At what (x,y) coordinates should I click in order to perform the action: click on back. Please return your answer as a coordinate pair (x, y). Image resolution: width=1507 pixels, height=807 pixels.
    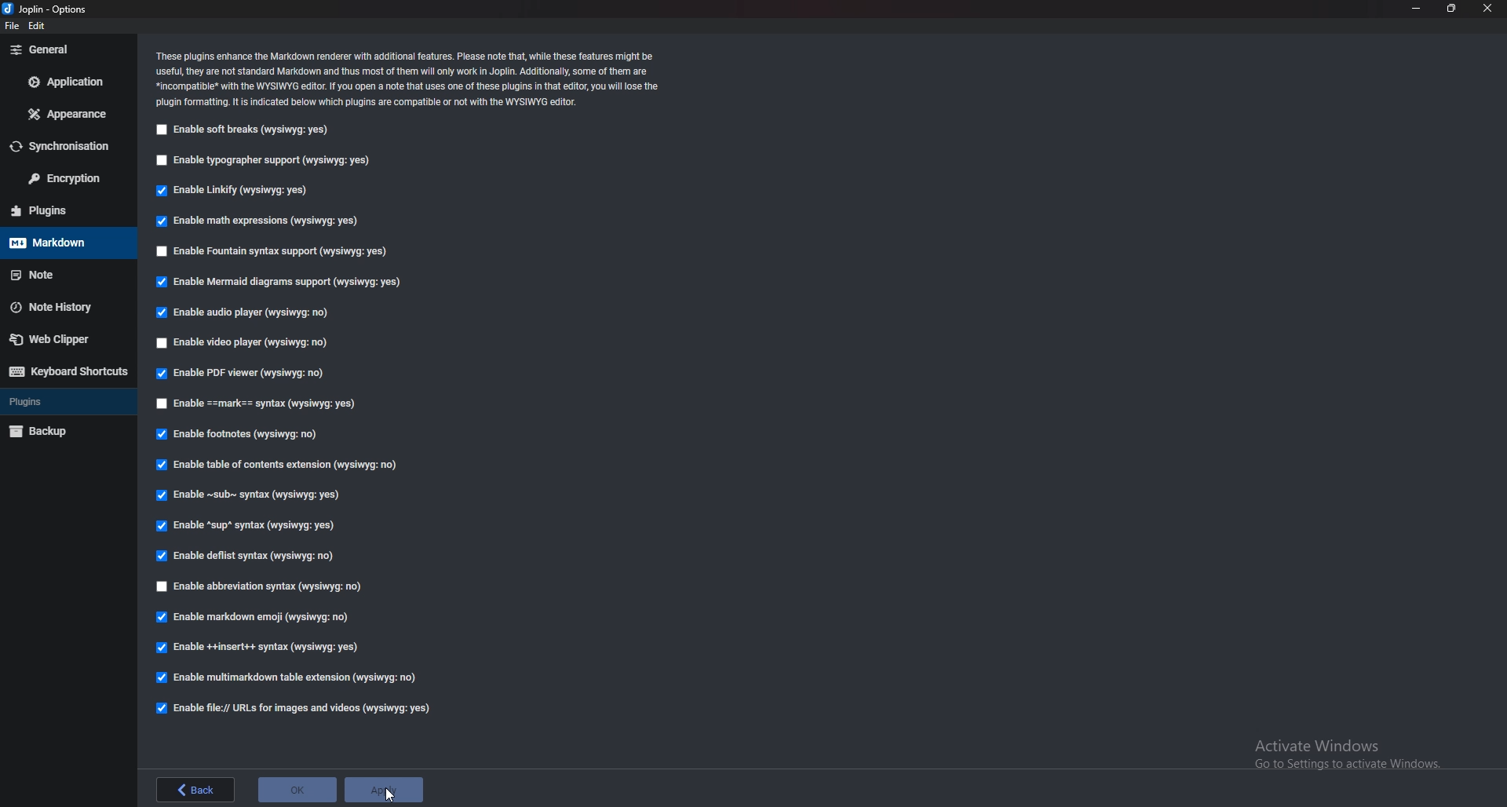
    Looking at the image, I should click on (199, 789).